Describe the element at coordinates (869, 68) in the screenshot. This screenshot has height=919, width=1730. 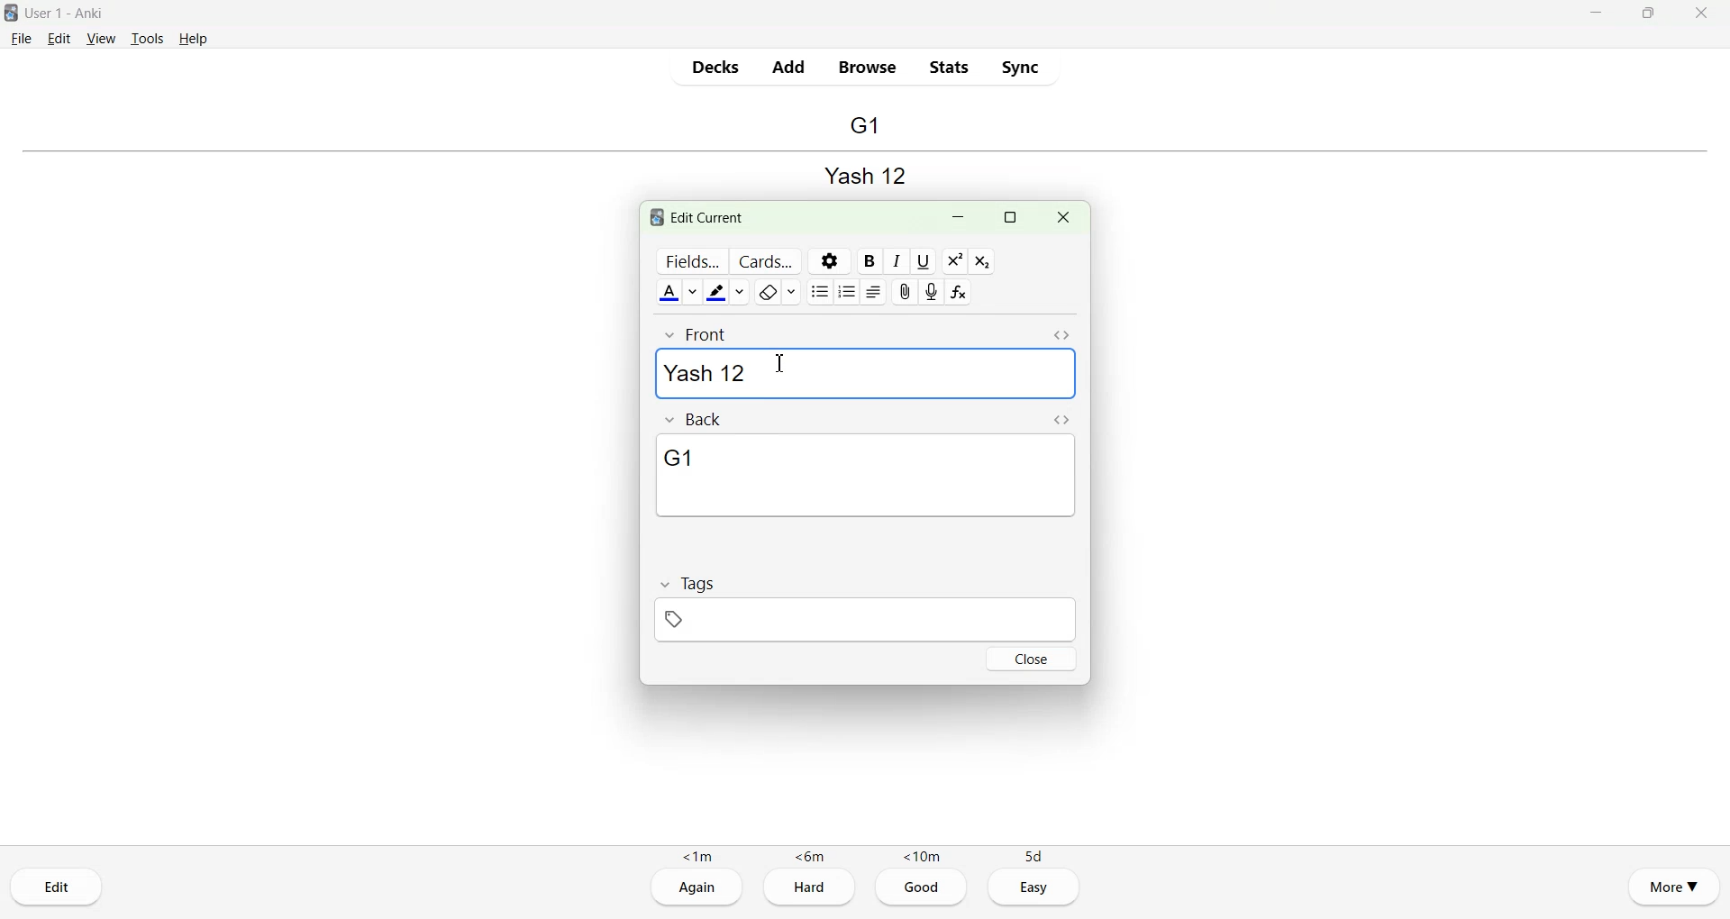
I see `Browse` at that location.